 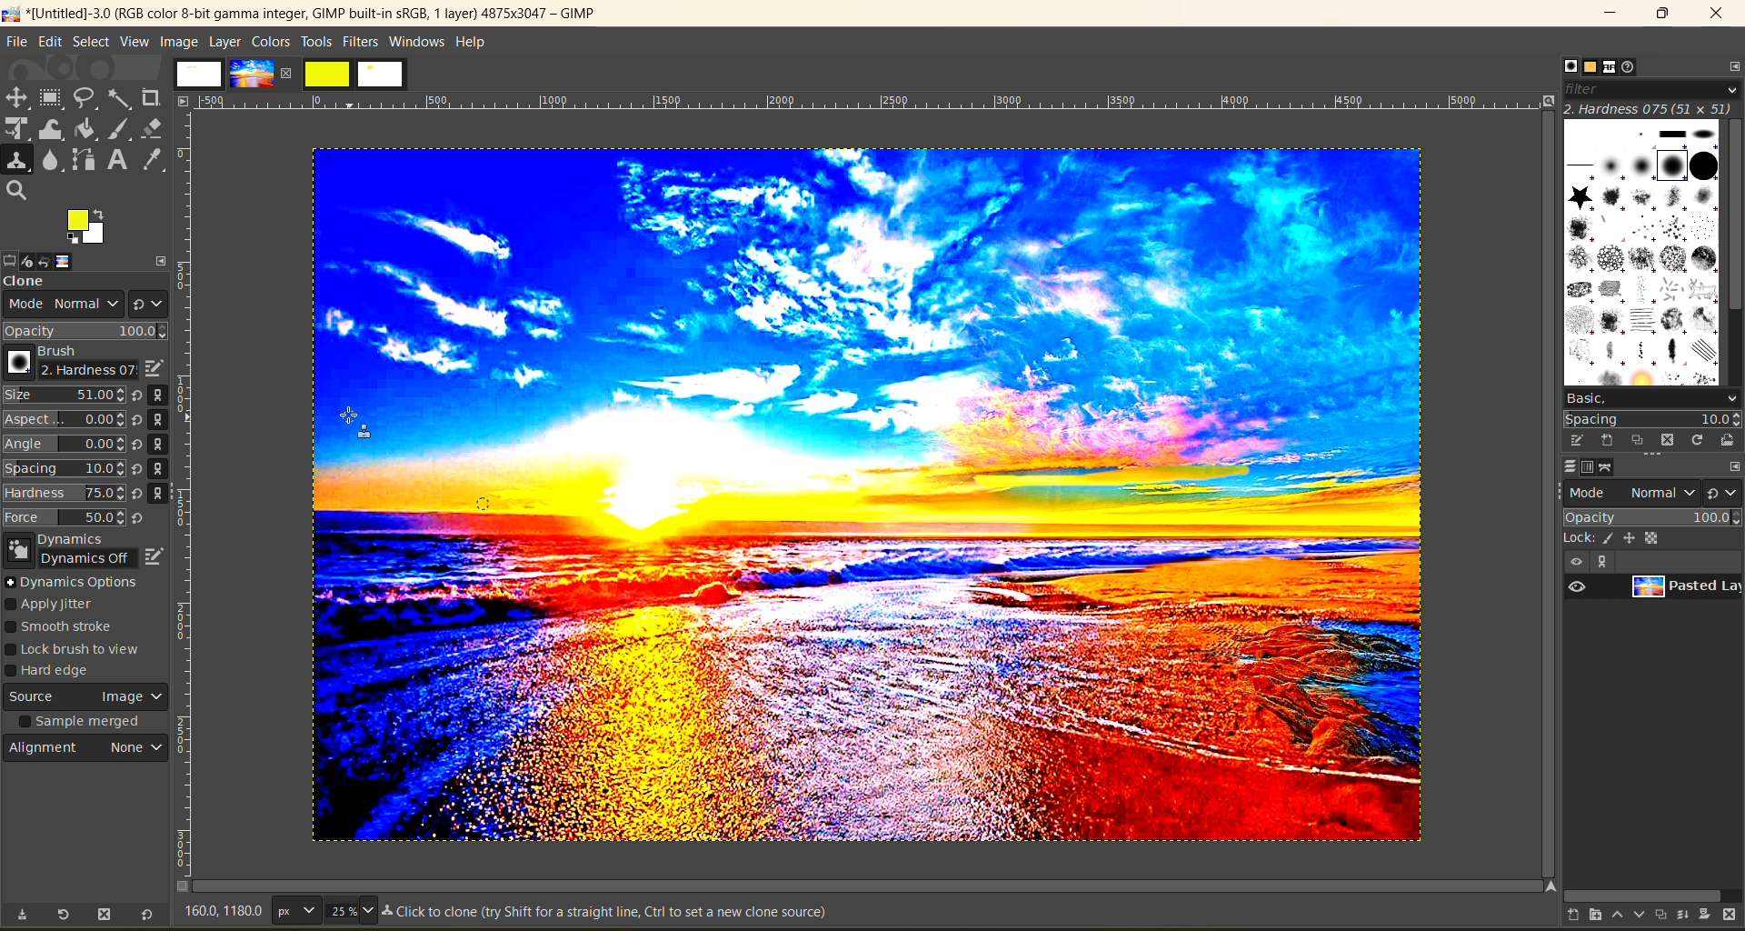 I want to click on hardness, so click(x=1649, y=108).